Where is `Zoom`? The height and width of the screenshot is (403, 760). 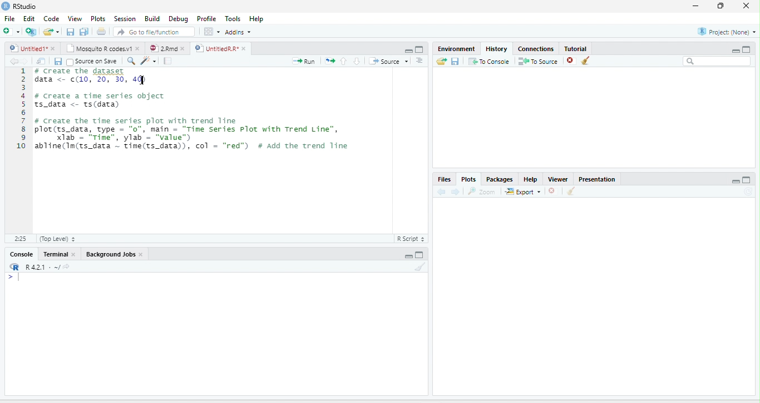
Zoom is located at coordinates (482, 191).